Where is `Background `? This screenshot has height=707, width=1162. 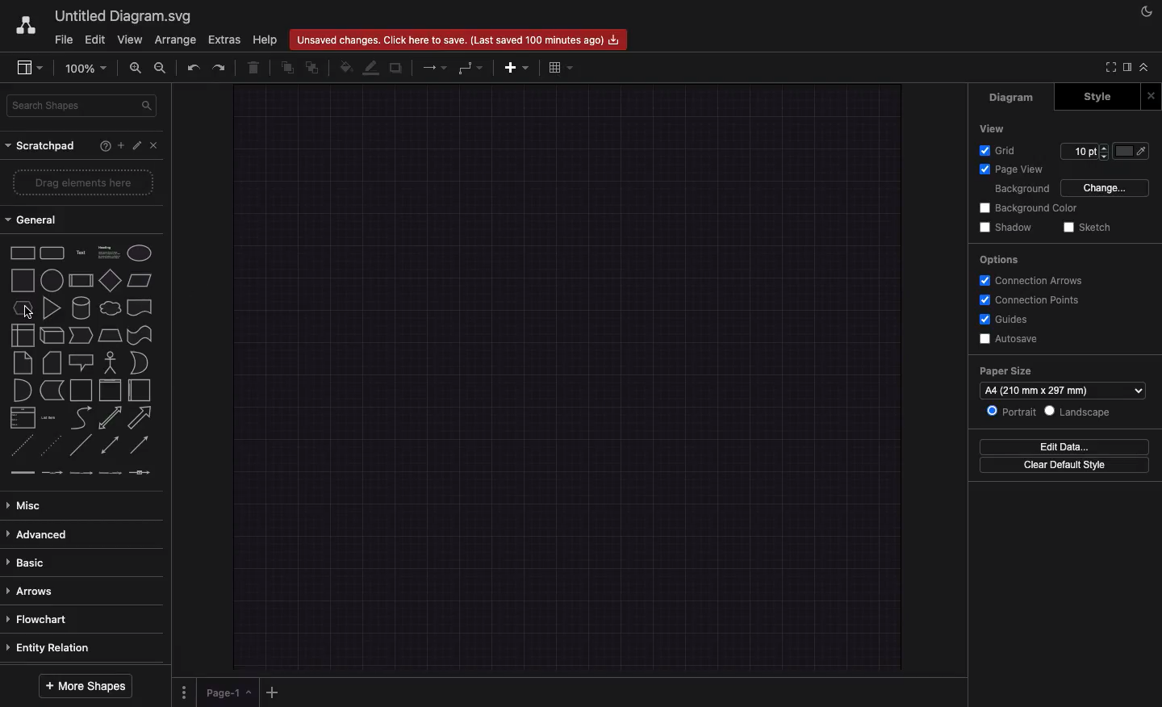 Background  is located at coordinates (1021, 189).